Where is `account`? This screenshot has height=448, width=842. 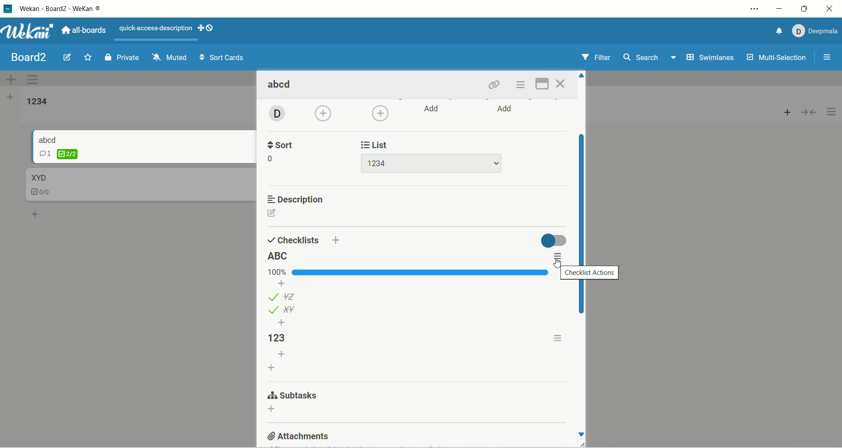 account is located at coordinates (815, 31).